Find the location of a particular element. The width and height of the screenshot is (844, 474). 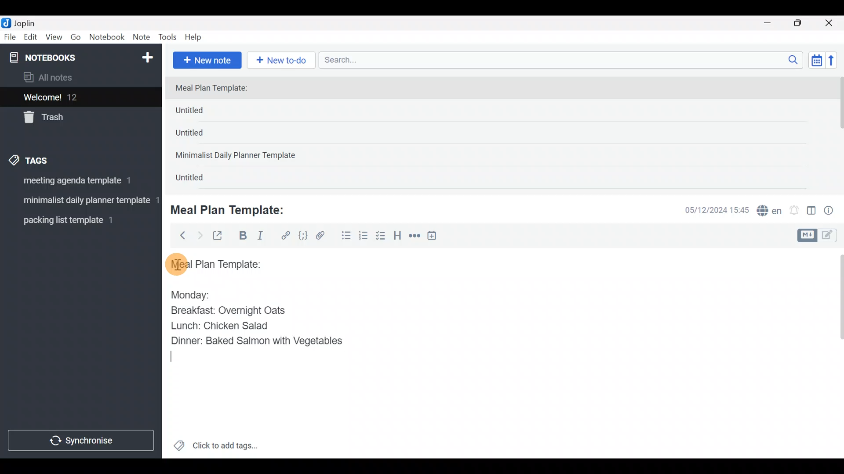

Toggle editor layout is located at coordinates (812, 212).